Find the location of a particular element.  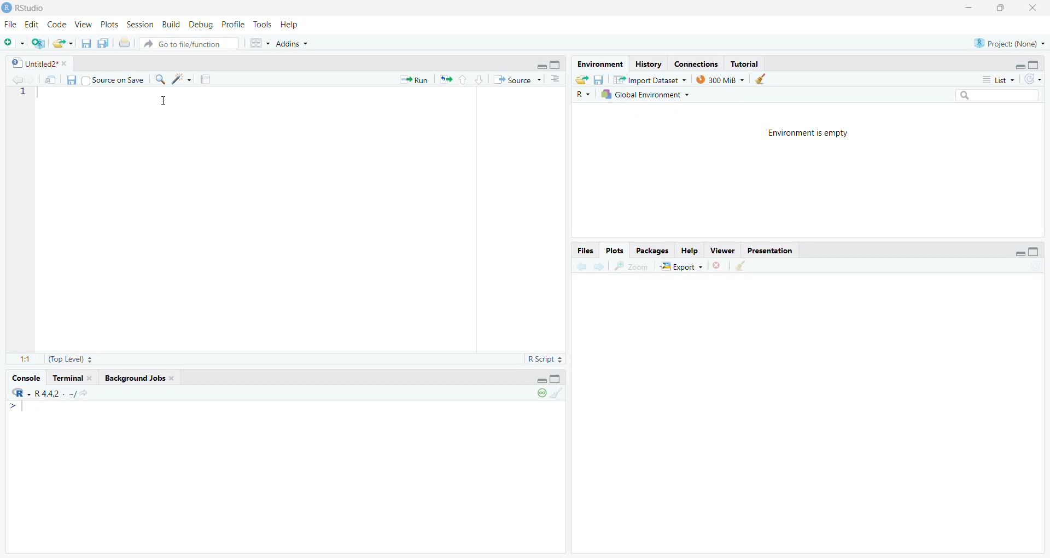

save is located at coordinates (71, 80).